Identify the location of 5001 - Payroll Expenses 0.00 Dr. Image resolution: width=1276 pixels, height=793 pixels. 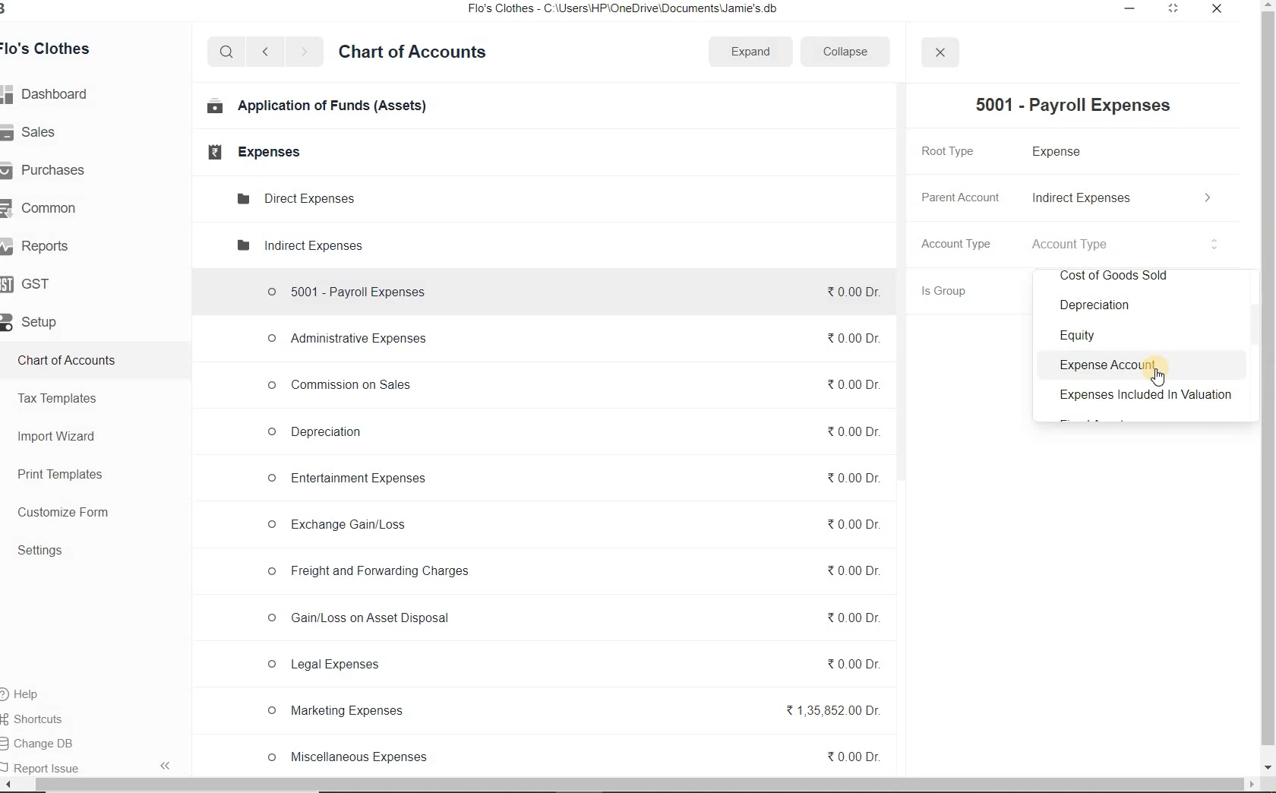
(573, 289).